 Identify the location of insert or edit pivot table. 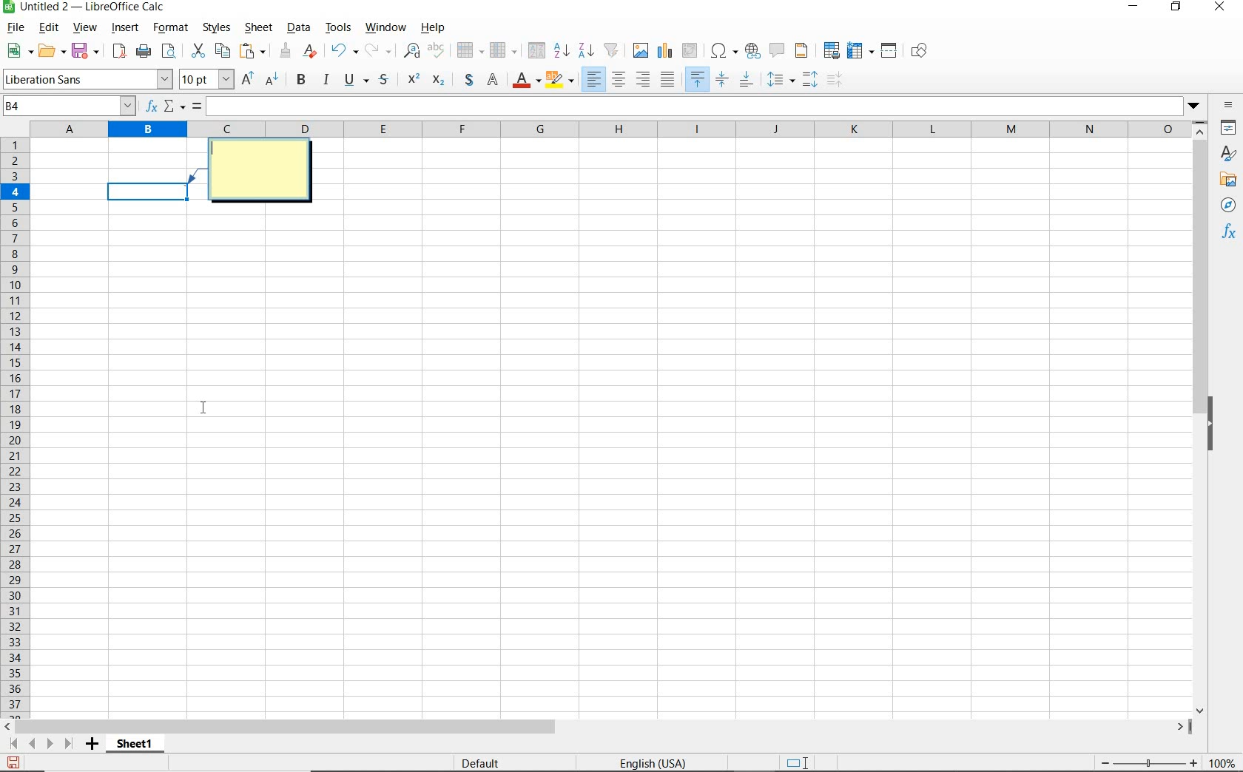
(692, 51).